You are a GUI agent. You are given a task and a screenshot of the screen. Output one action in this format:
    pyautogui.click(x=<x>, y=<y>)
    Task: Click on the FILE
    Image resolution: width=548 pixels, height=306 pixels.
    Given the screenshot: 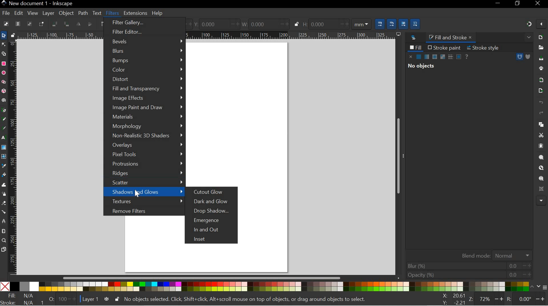 What is the action you would take?
    pyautogui.click(x=5, y=14)
    